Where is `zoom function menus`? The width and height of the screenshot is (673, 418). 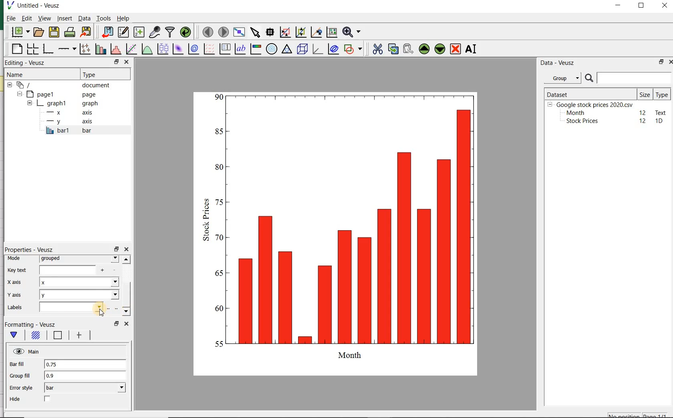 zoom function menus is located at coordinates (353, 32).